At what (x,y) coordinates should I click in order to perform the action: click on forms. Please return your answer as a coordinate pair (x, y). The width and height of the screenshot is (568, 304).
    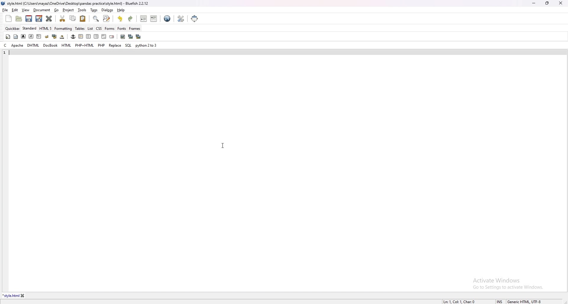
    Looking at the image, I should click on (110, 28).